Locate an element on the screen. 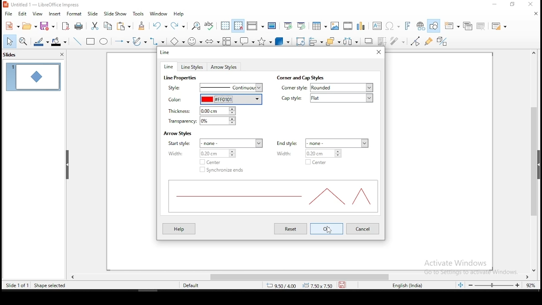 The height and width of the screenshot is (305, 542). transperancy is located at coordinates (180, 122).